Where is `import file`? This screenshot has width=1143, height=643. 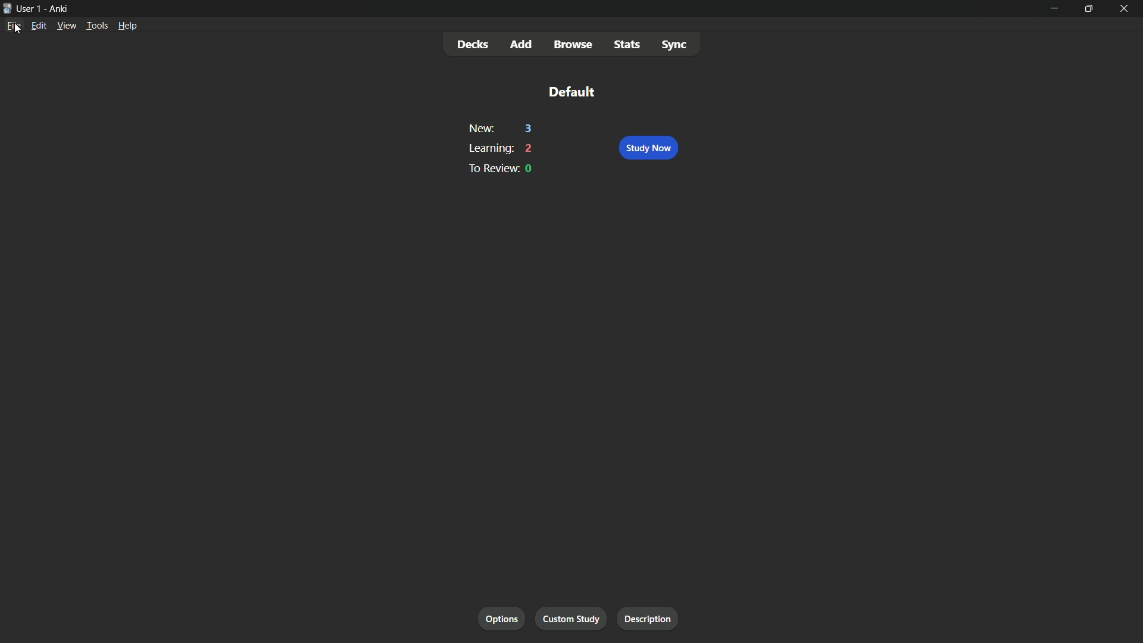
import file is located at coordinates (652, 619).